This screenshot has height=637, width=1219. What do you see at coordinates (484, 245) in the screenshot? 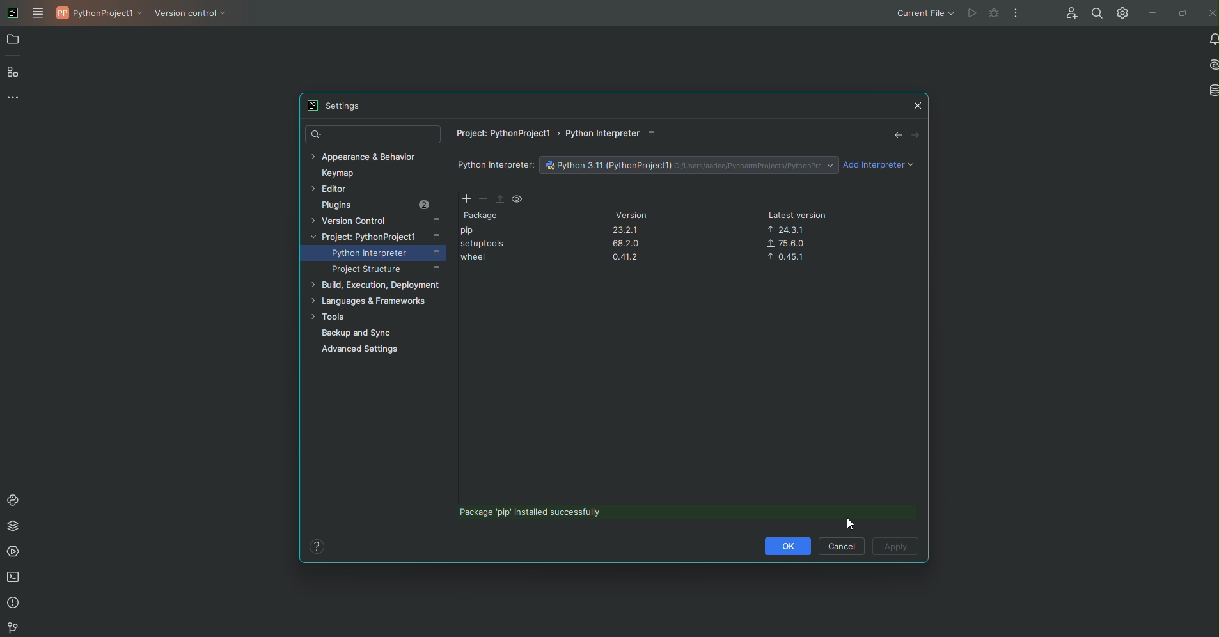
I see `Setuptools` at bounding box center [484, 245].